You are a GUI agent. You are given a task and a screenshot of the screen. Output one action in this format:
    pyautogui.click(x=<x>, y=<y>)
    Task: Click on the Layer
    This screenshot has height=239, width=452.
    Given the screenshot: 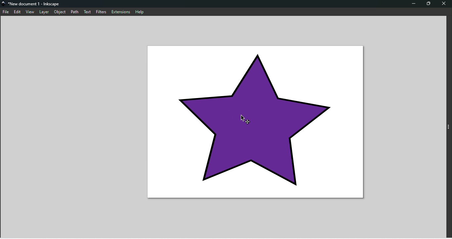 What is the action you would take?
    pyautogui.click(x=45, y=12)
    